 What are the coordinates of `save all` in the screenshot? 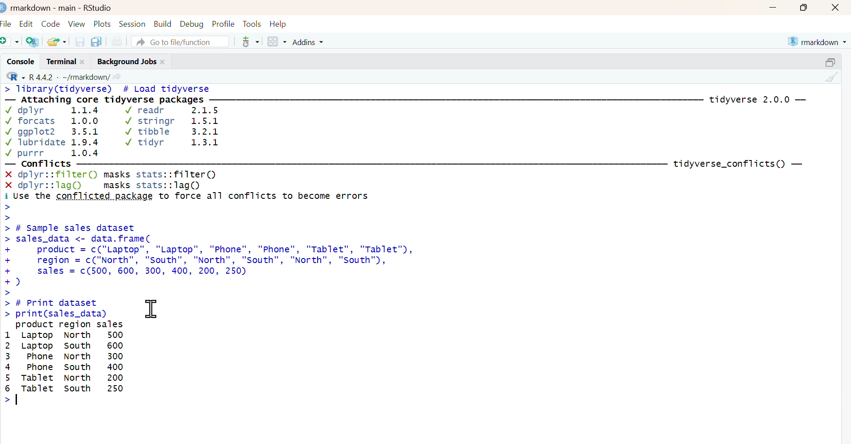 It's located at (96, 41).